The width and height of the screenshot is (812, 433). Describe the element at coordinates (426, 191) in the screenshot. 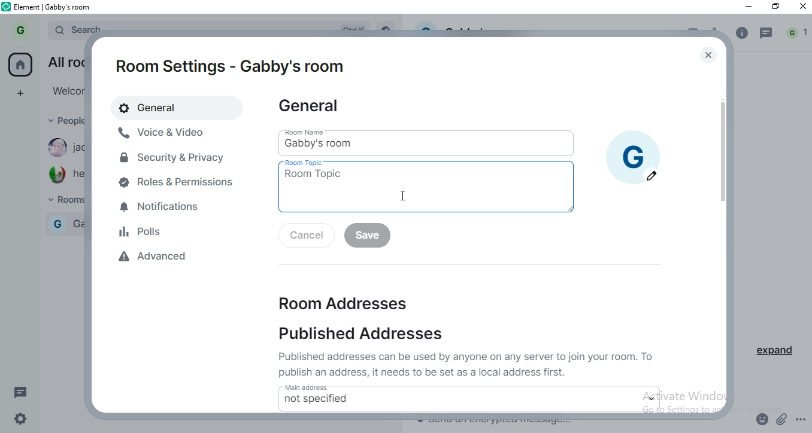

I see `room topic selected` at that location.